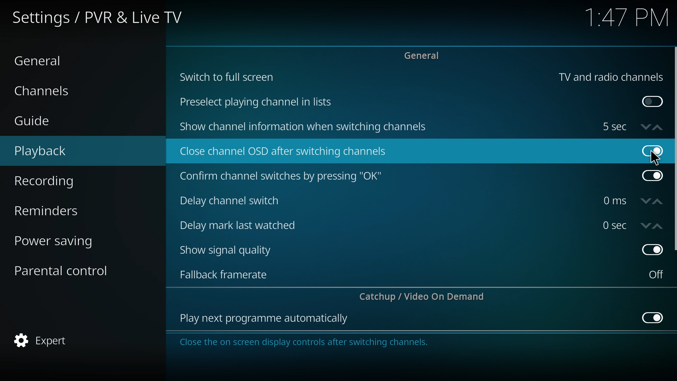 The image size is (677, 381). What do you see at coordinates (614, 127) in the screenshot?
I see `time` at bounding box center [614, 127].